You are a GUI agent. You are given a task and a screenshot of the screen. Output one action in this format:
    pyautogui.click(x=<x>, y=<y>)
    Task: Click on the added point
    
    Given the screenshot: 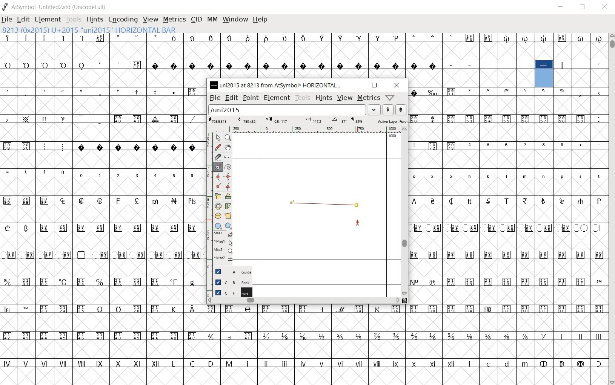 What is the action you would take?
    pyautogui.click(x=357, y=206)
    